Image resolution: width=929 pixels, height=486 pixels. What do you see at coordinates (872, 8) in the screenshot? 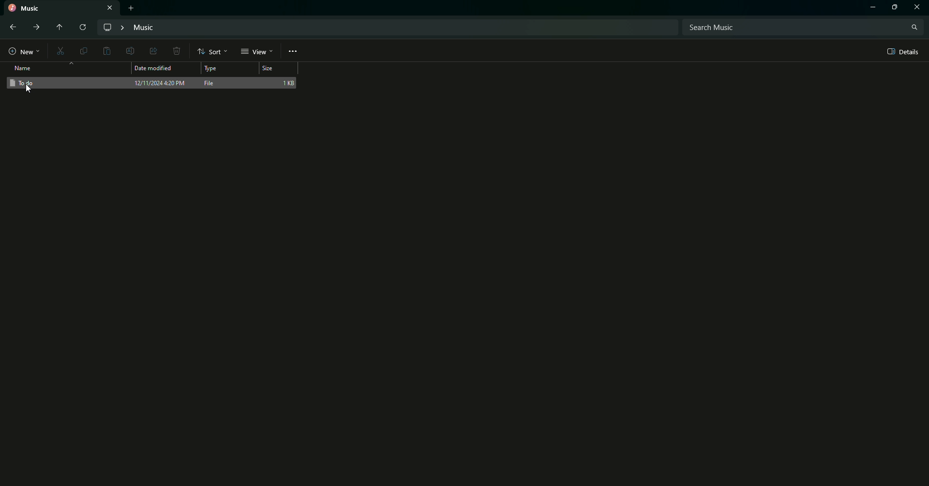
I see `Minimize` at bounding box center [872, 8].